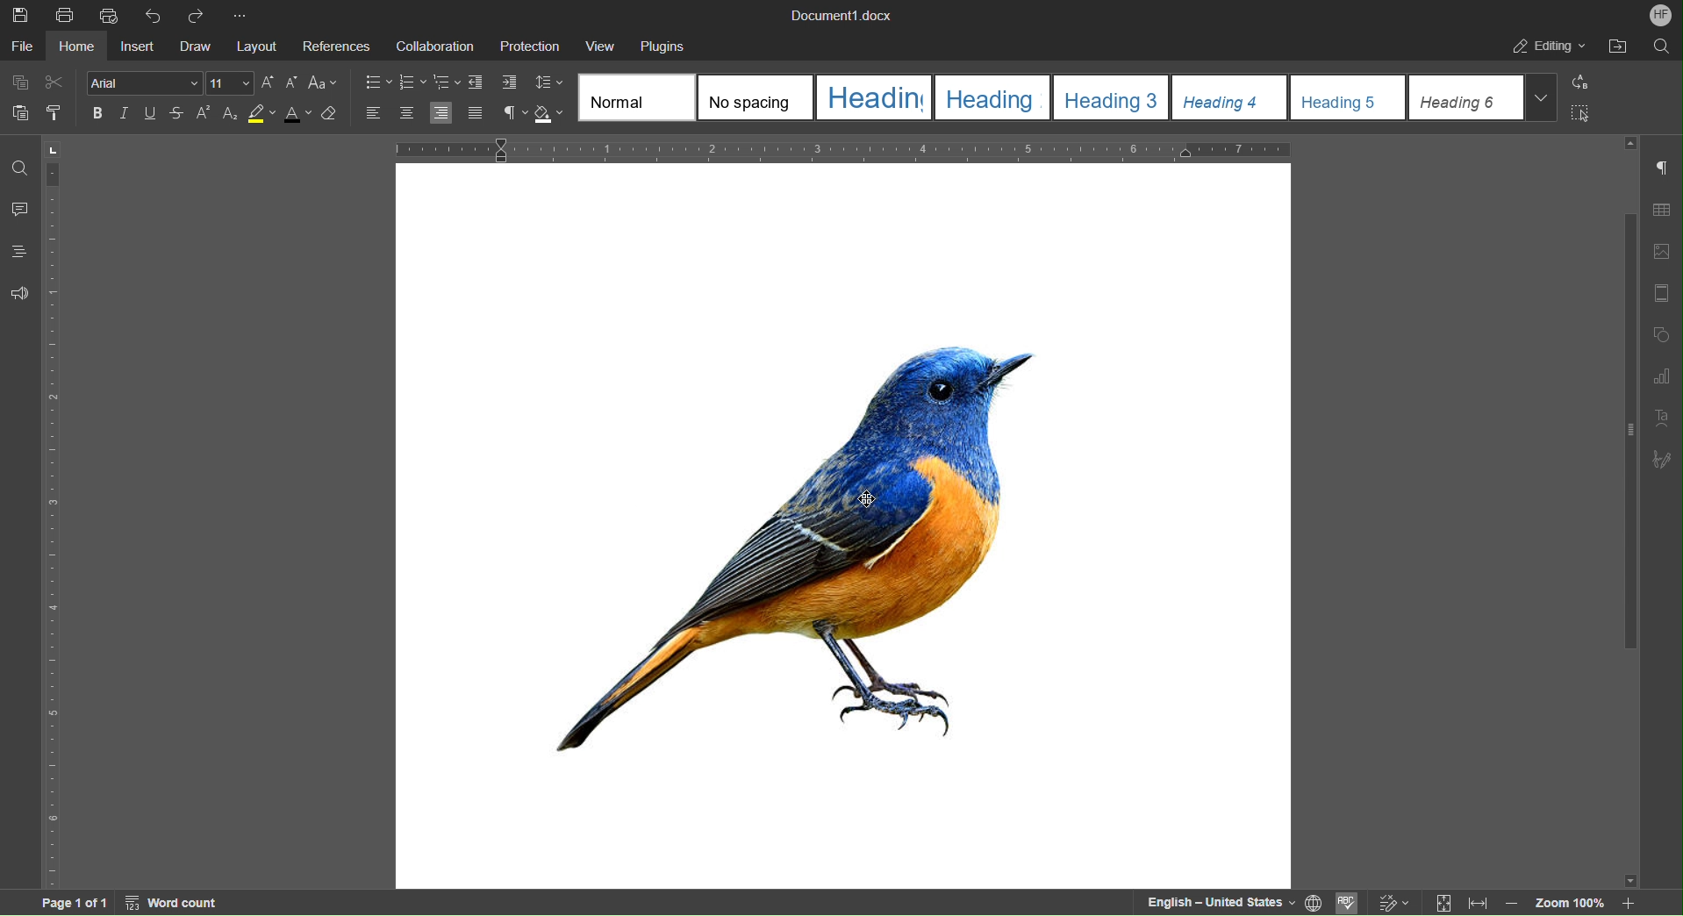 This screenshot has height=916, width=1683. I want to click on Drop Down, so click(1541, 97).